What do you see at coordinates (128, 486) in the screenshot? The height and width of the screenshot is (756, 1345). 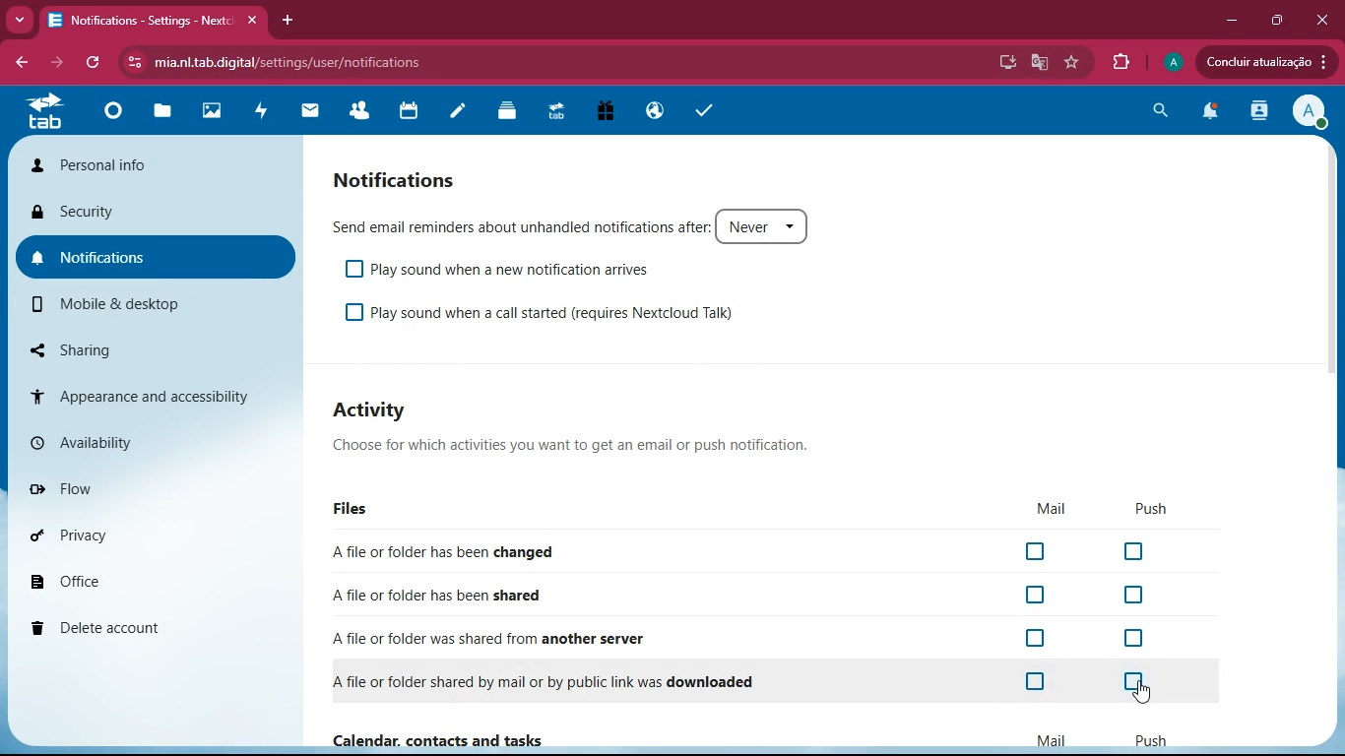 I see `flow` at bounding box center [128, 486].